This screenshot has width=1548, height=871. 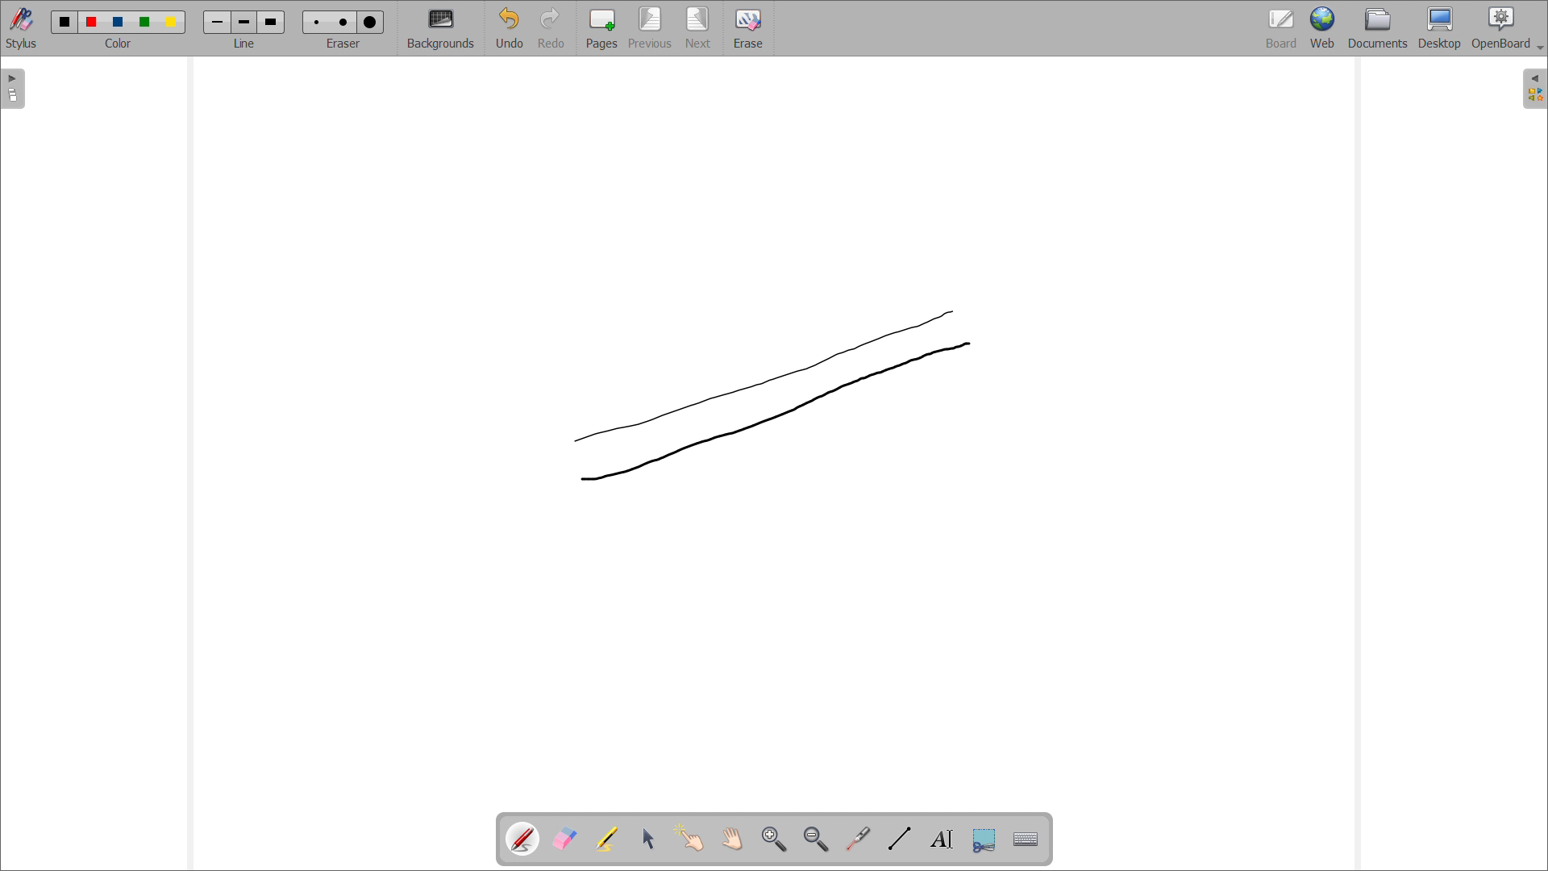 I want to click on zoom out, so click(x=817, y=839).